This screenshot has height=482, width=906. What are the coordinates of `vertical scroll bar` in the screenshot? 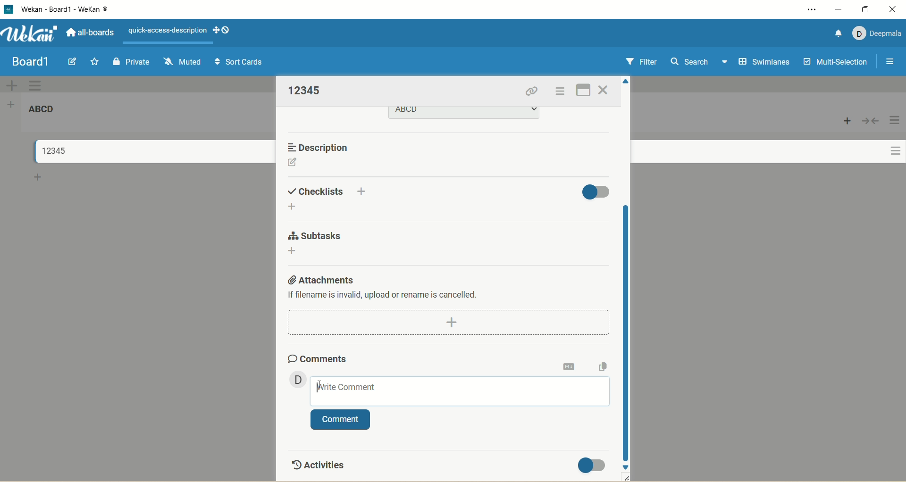 It's located at (628, 332).